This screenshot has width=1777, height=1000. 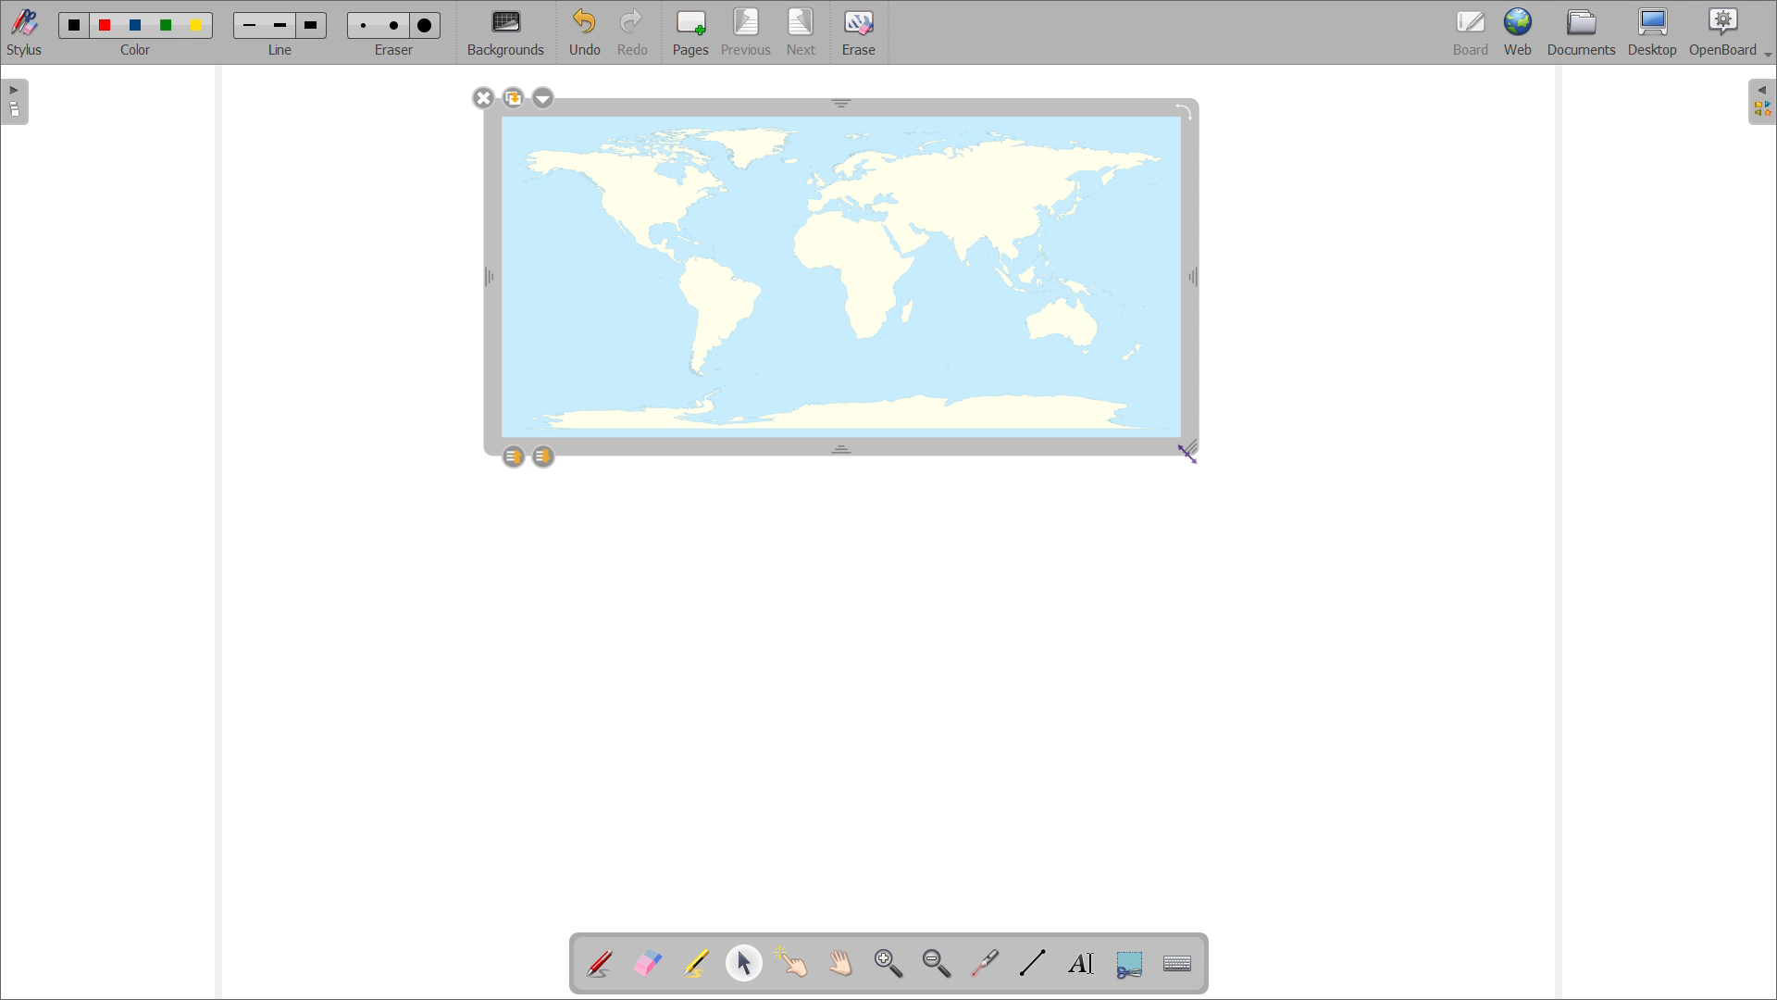 What do you see at coordinates (280, 27) in the screenshot?
I see `medium` at bounding box center [280, 27].